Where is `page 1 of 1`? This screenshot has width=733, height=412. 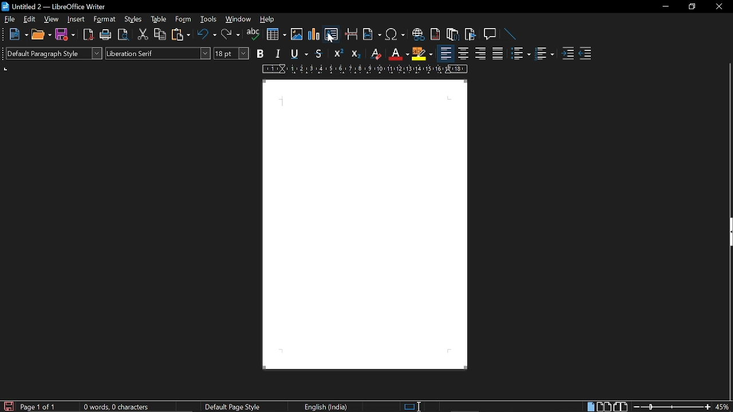
page 1 of 1 is located at coordinates (41, 407).